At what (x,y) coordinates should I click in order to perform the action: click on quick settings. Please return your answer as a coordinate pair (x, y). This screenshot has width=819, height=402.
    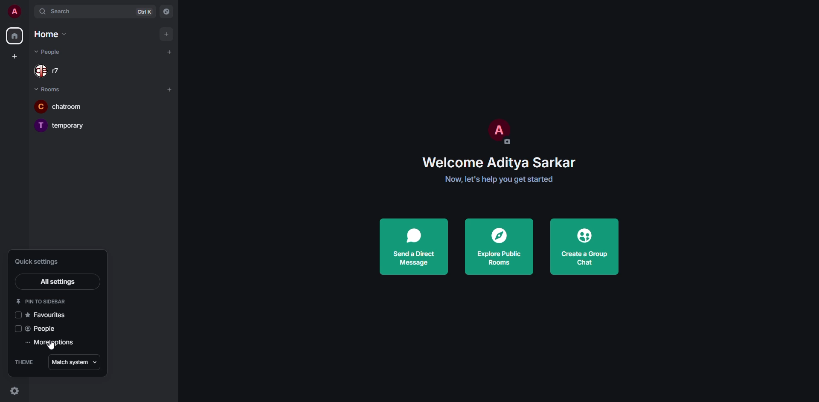
    Looking at the image, I should click on (14, 391).